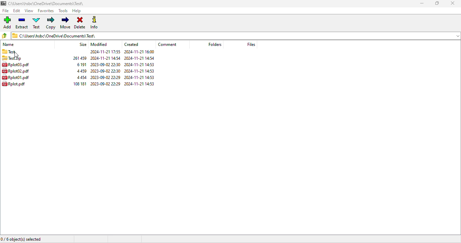  Describe the element at coordinates (106, 77) in the screenshot. I see `2023-09-02 22:29` at that location.